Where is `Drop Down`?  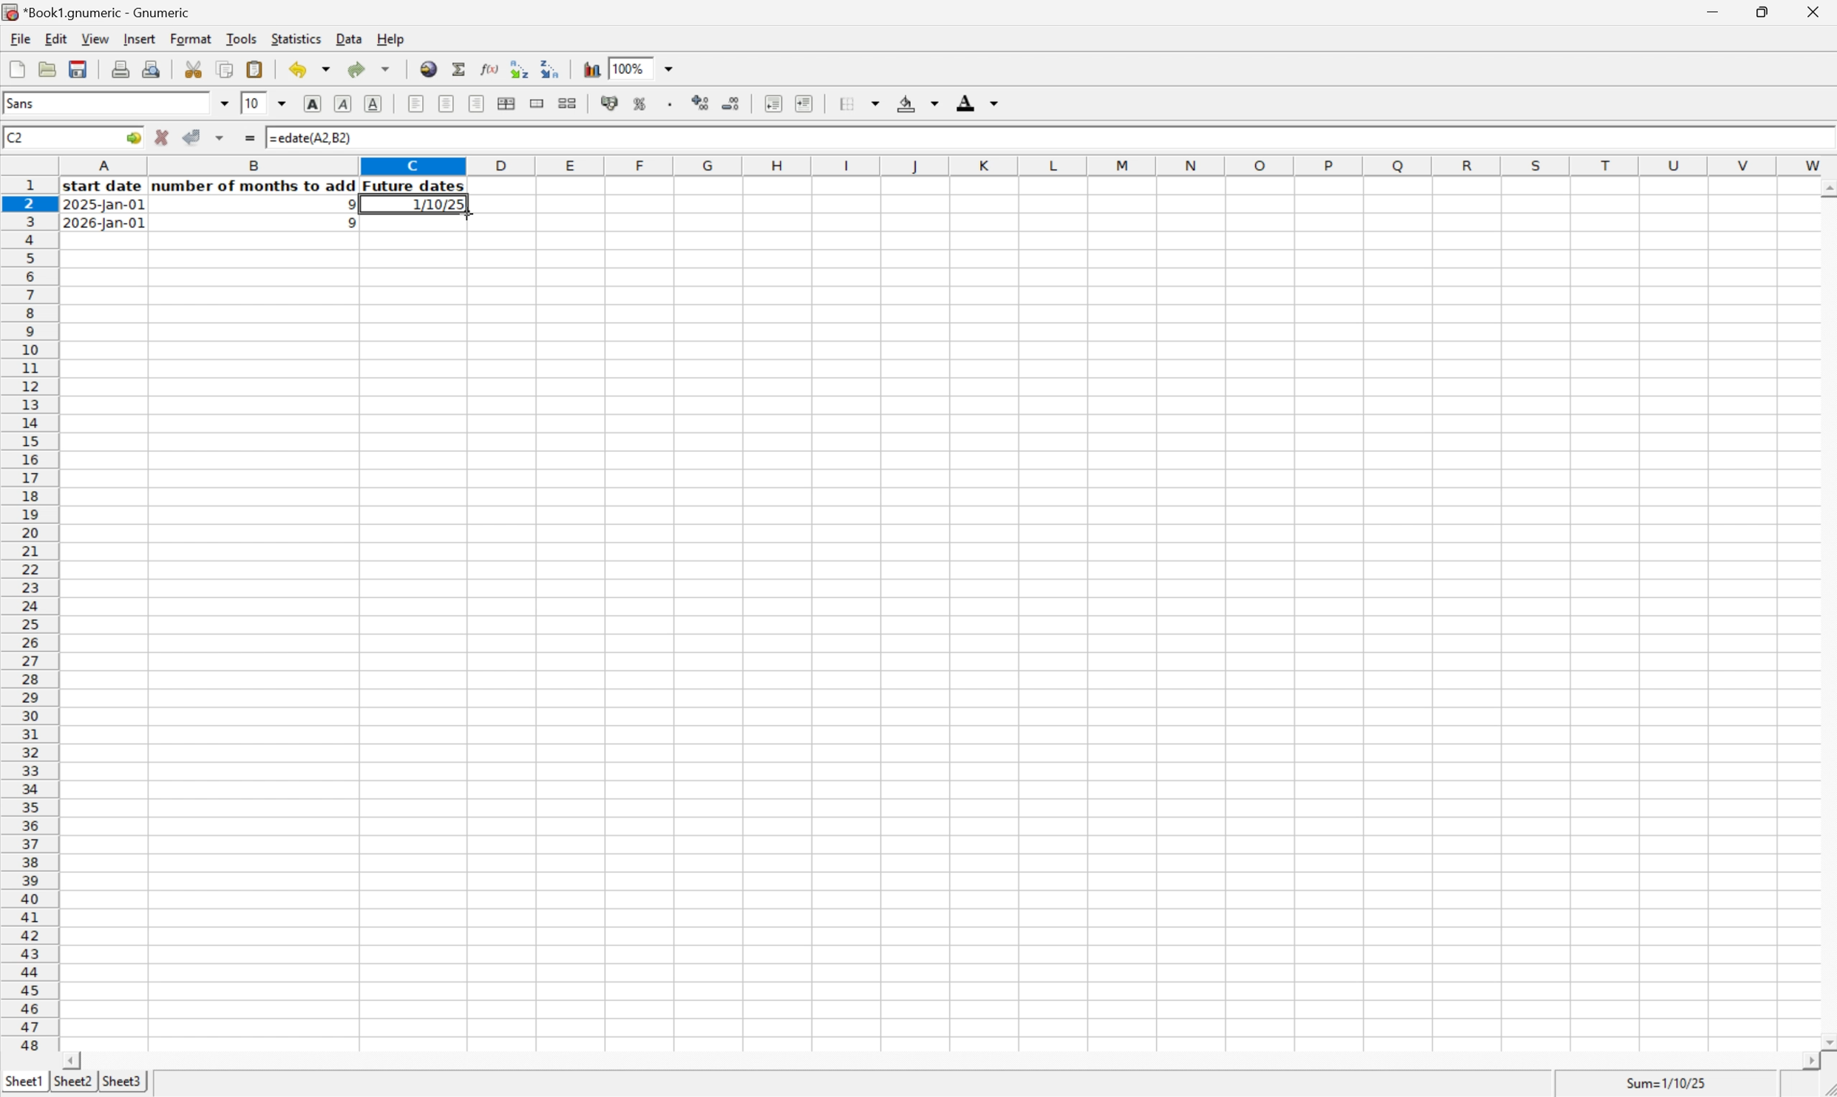
Drop Down is located at coordinates (675, 69).